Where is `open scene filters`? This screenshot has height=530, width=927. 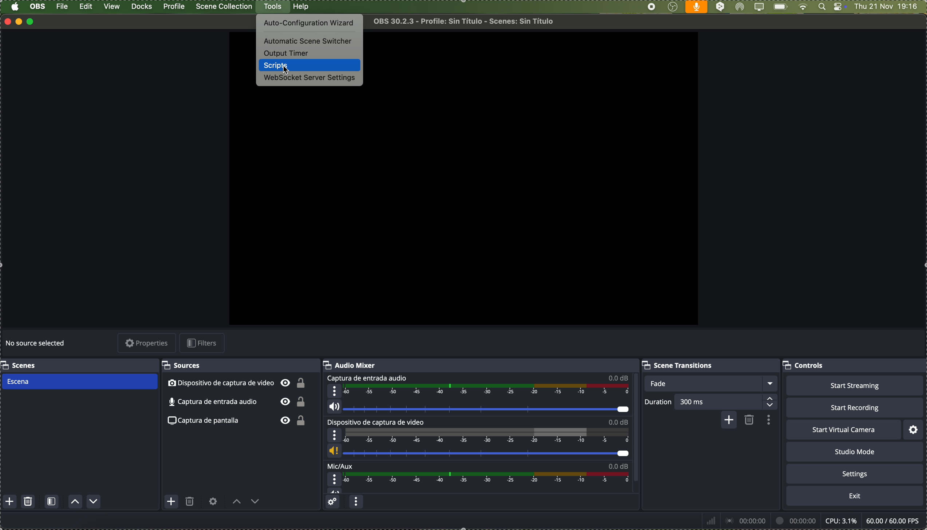 open scene filters is located at coordinates (52, 502).